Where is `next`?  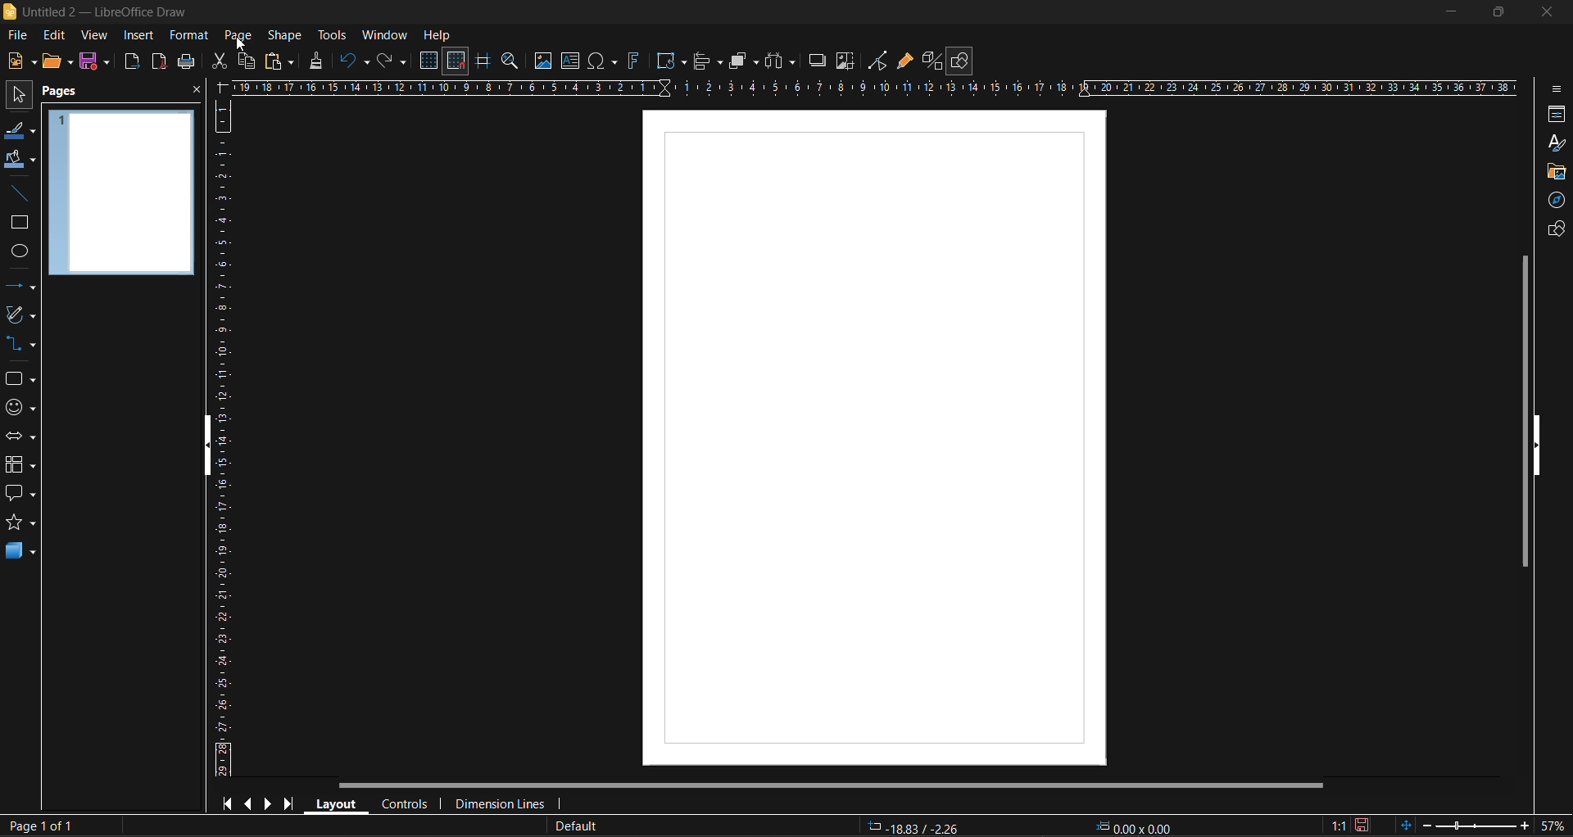 next is located at coordinates (270, 803).